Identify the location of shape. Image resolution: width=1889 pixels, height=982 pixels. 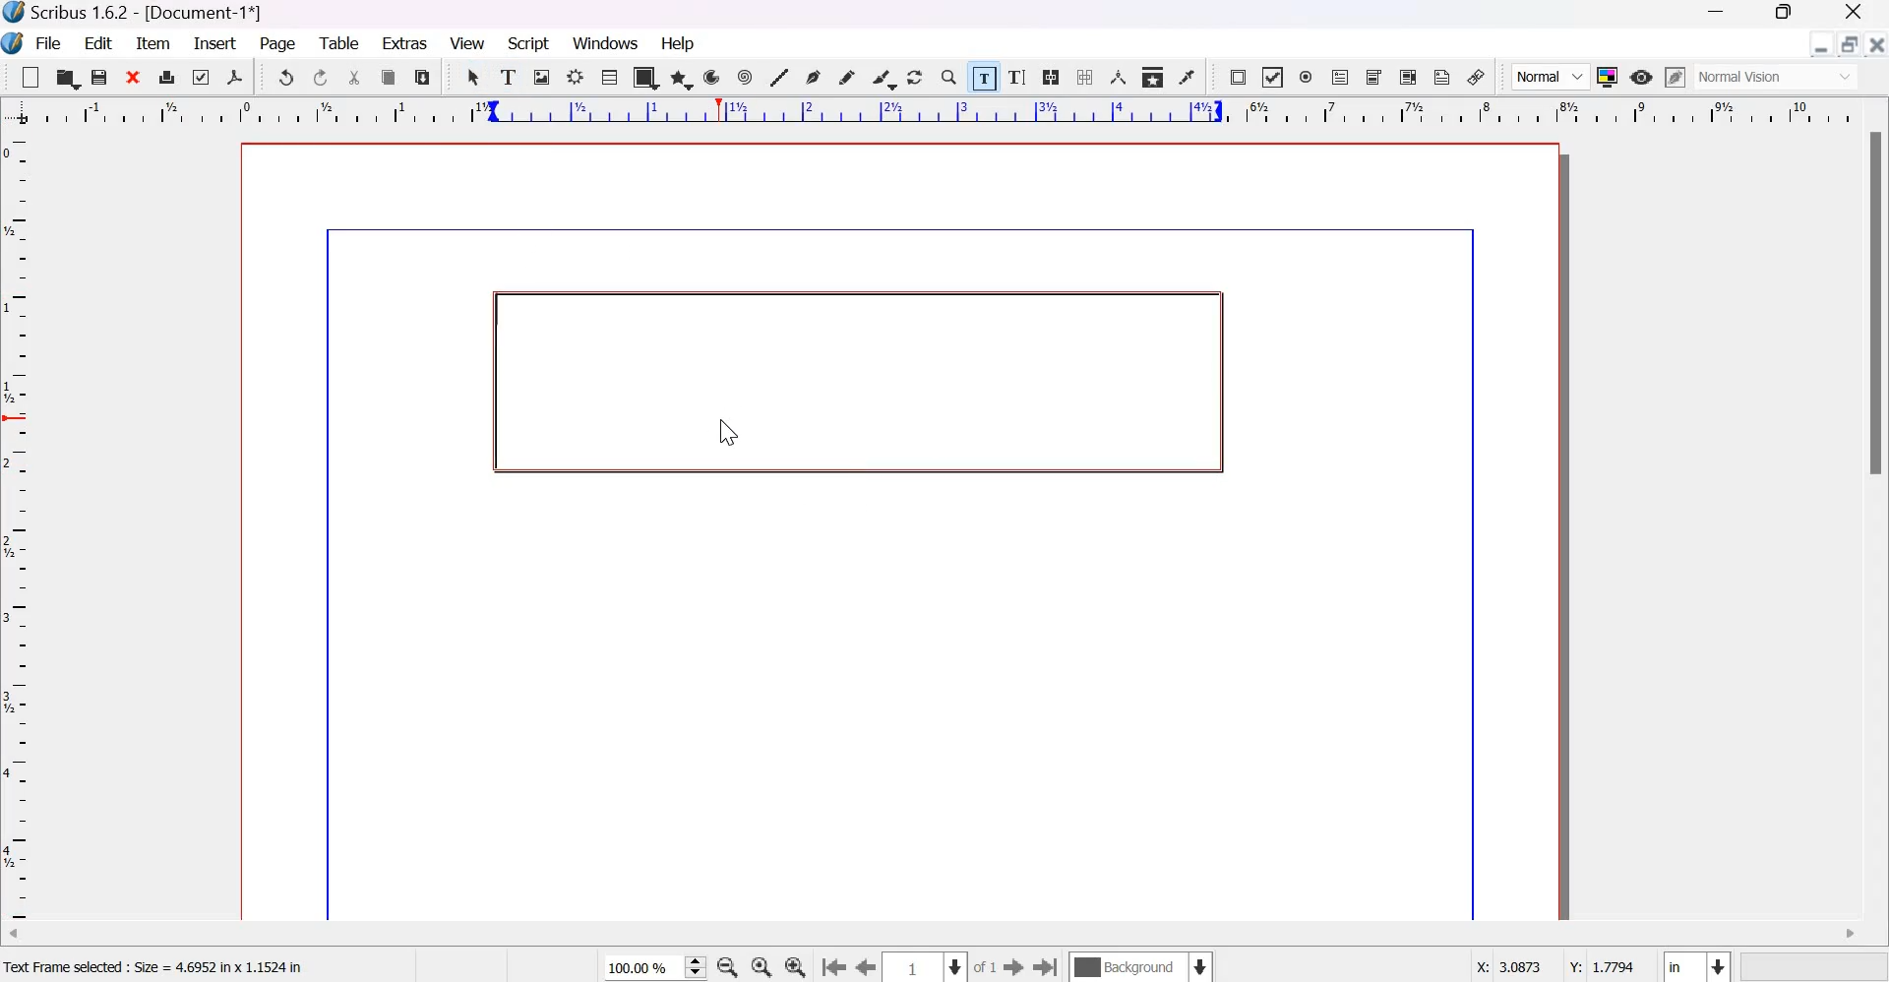
(646, 77).